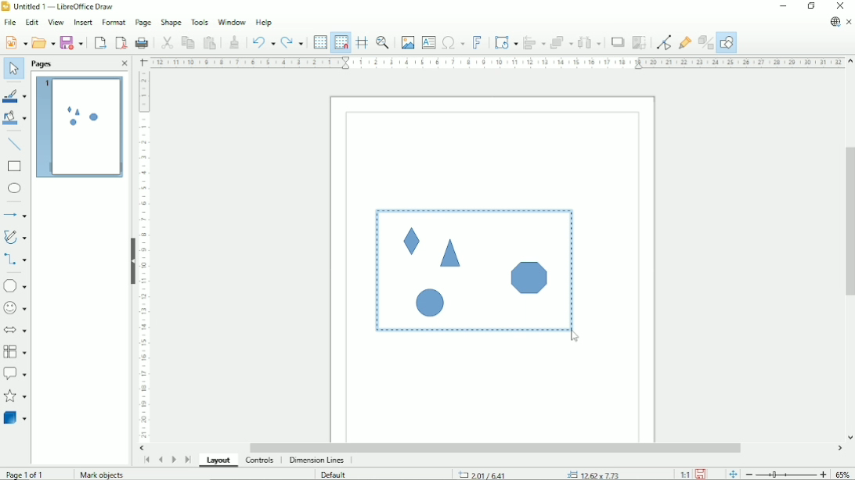  What do you see at coordinates (171, 22) in the screenshot?
I see `Shape` at bounding box center [171, 22].